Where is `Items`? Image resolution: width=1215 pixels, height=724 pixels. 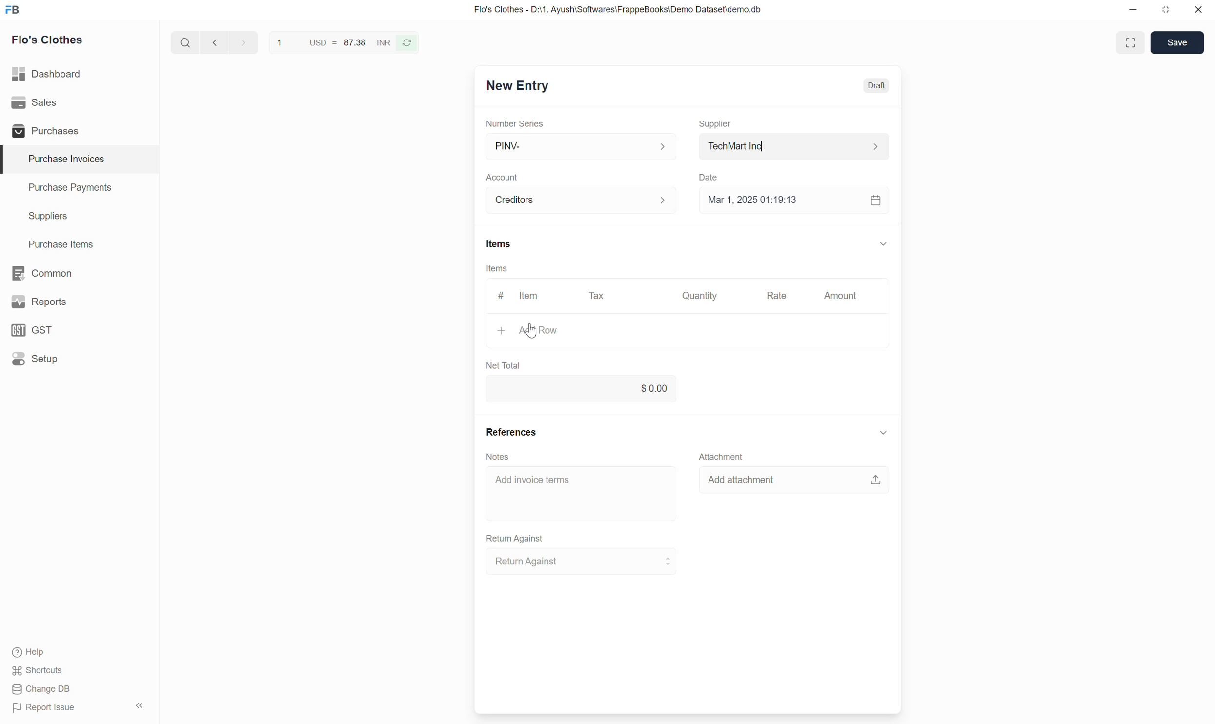
Items is located at coordinates (498, 244).